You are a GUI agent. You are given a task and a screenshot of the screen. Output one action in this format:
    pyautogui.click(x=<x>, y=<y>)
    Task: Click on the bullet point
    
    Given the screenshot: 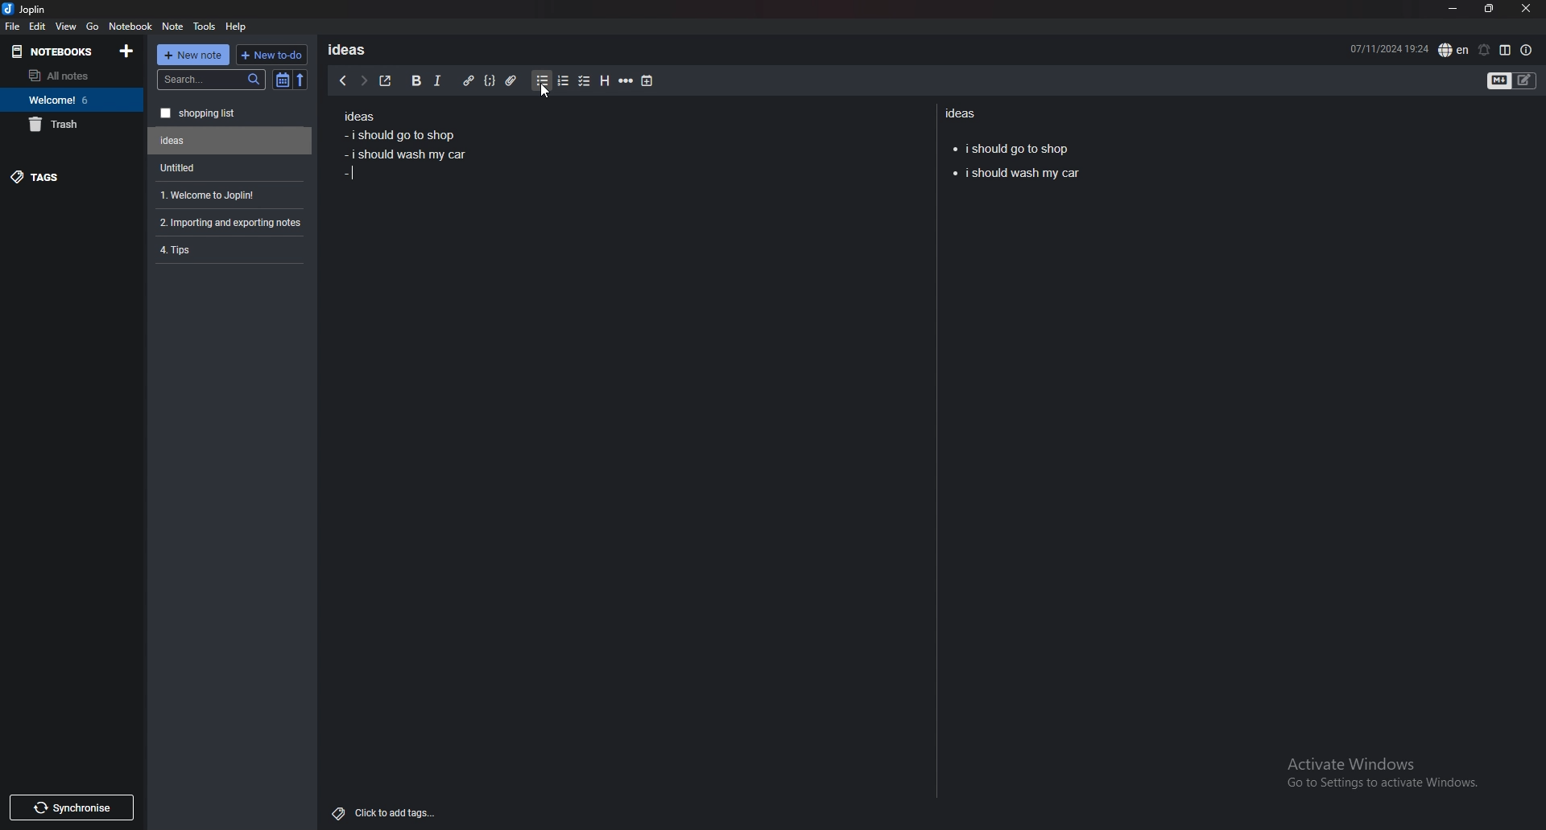 What is the action you would take?
    pyautogui.click(x=349, y=176)
    